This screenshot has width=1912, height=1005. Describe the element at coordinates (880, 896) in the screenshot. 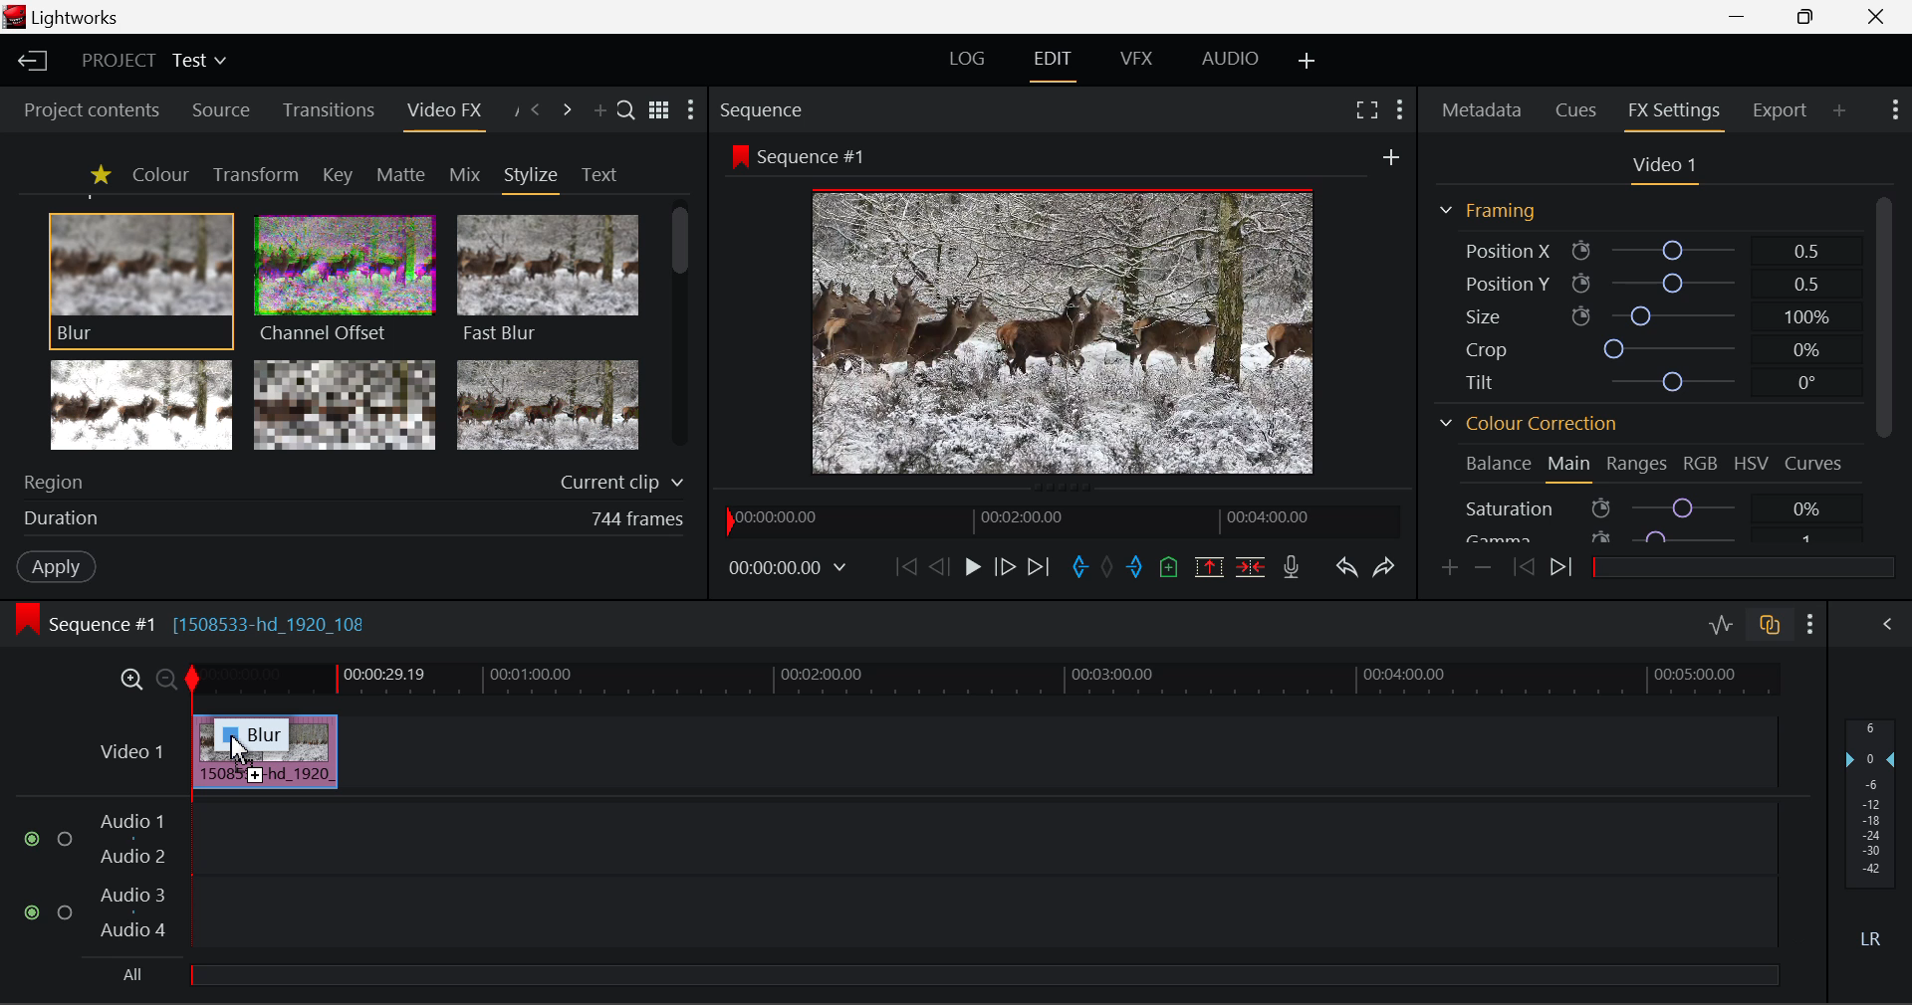

I see `Audio Input Field` at that location.